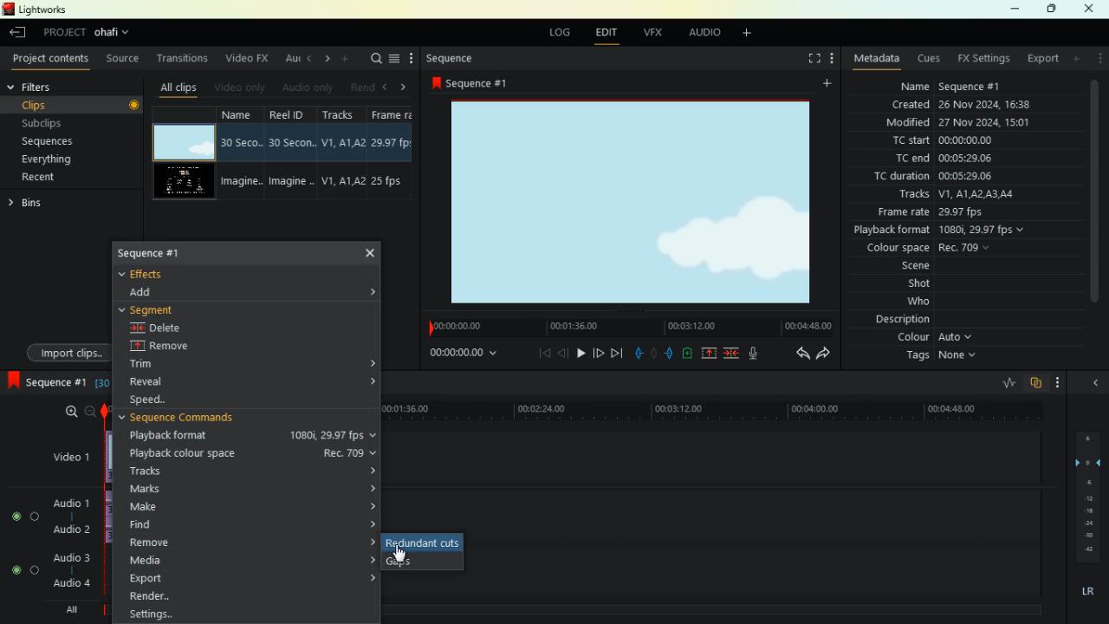 The width and height of the screenshot is (1109, 624). I want to click on videos, so click(186, 179).